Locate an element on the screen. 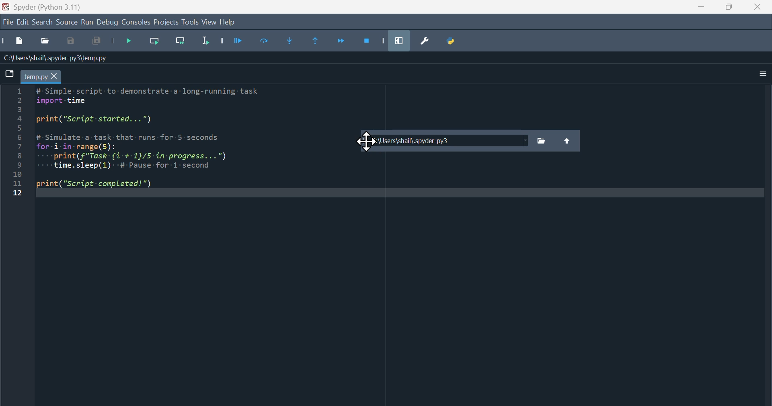  Upload file is located at coordinates (567, 139).